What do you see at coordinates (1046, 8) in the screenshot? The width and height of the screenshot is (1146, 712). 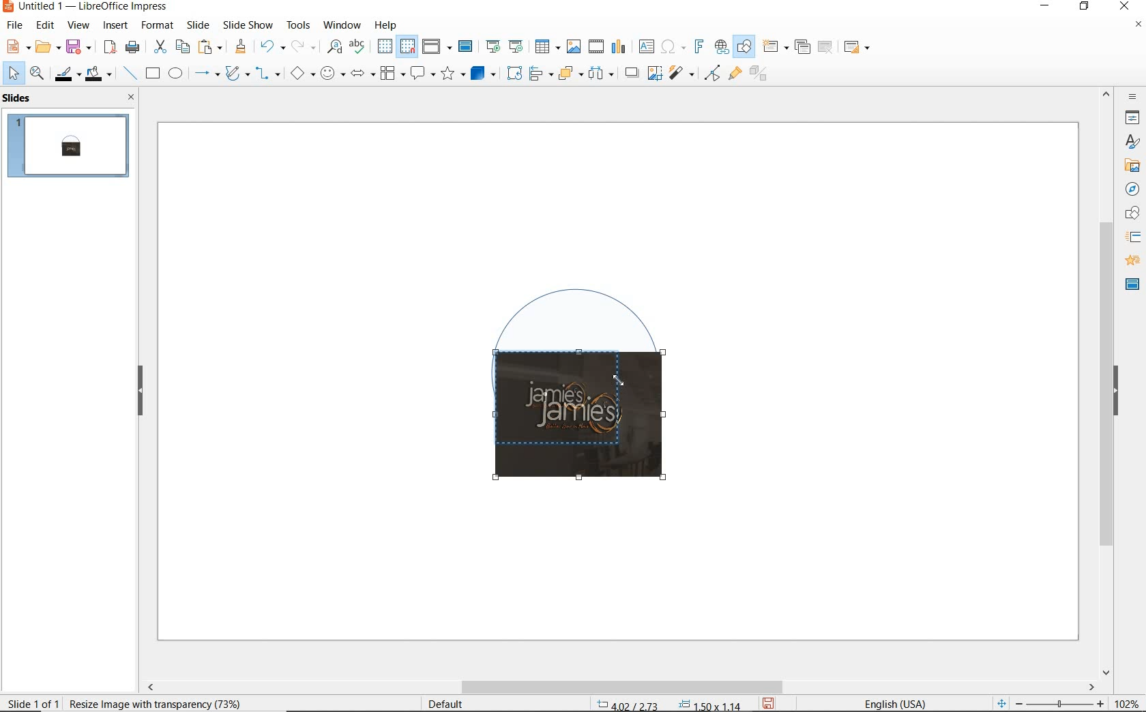 I see `minimize` at bounding box center [1046, 8].